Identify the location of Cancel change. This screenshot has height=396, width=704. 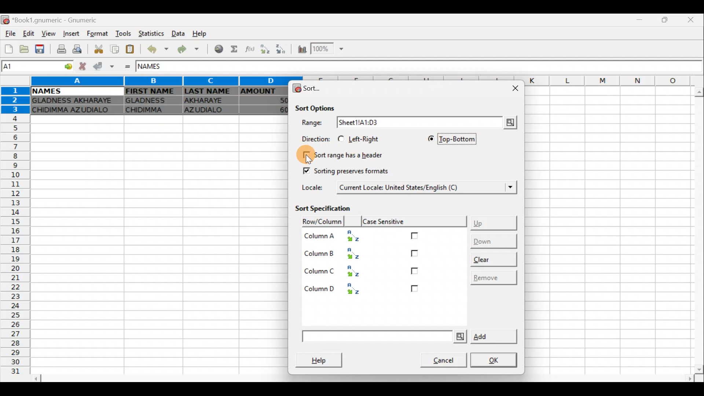
(81, 67).